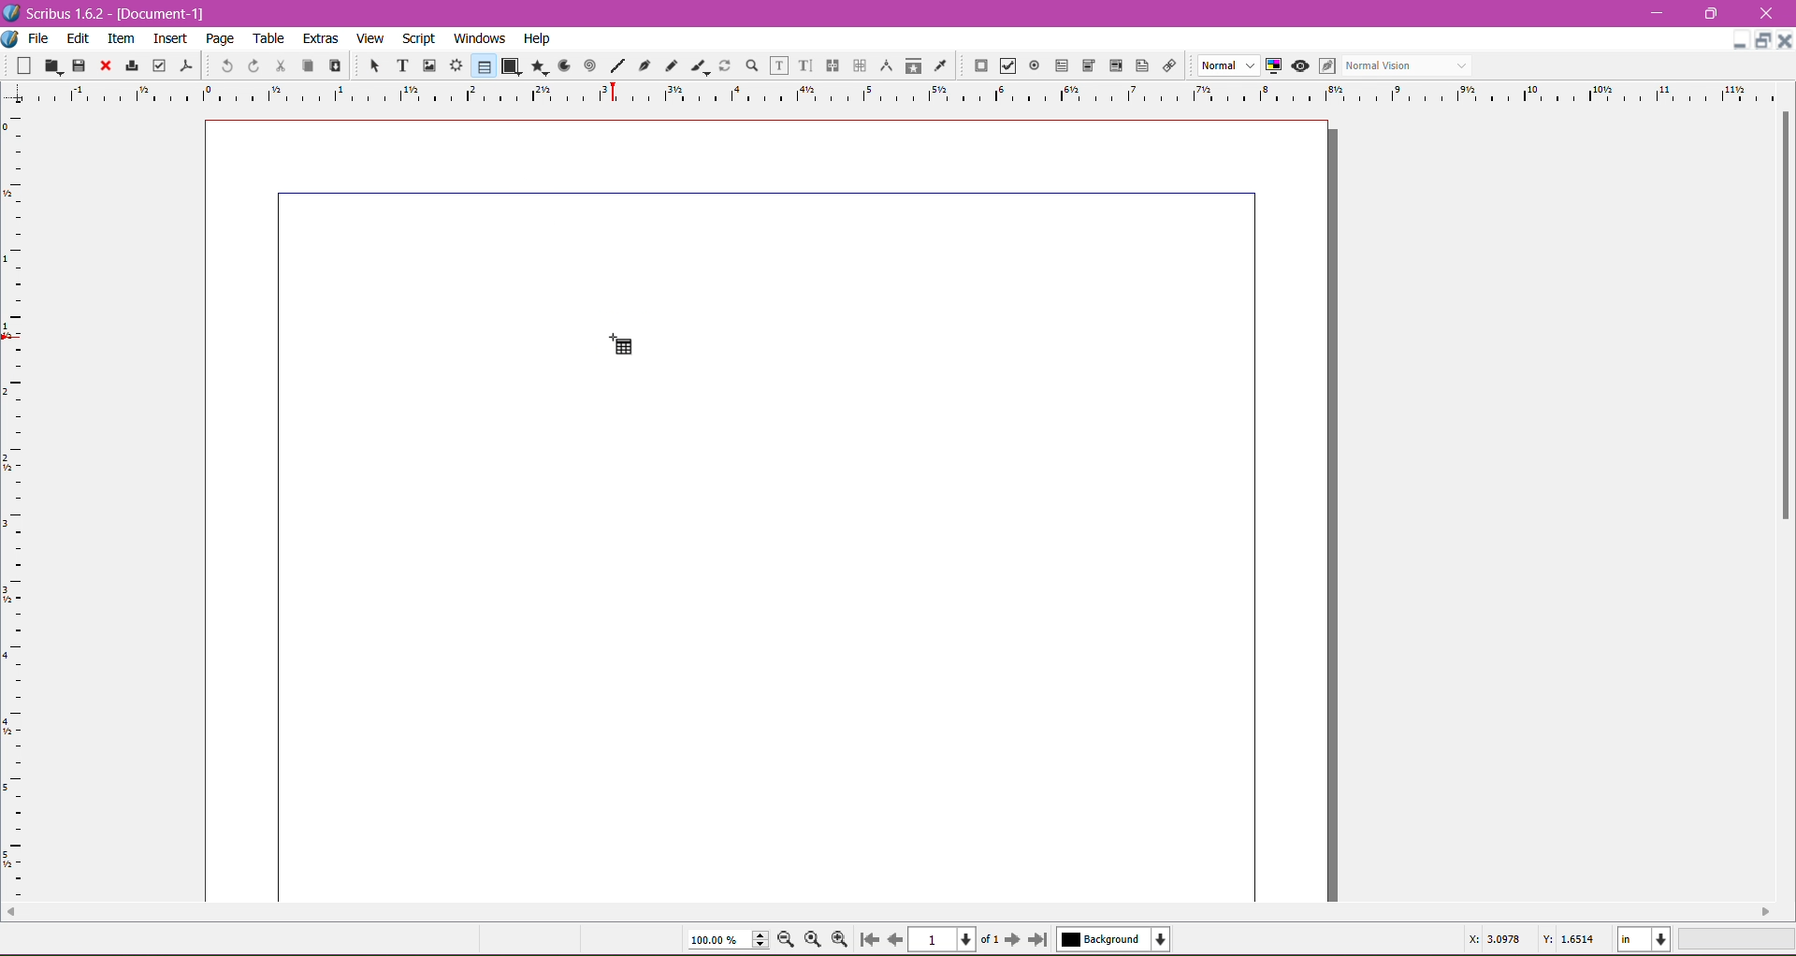 The image size is (1796, 956). I want to click on Scribus 1.6.2 - [Document-1], so click(112, 13).